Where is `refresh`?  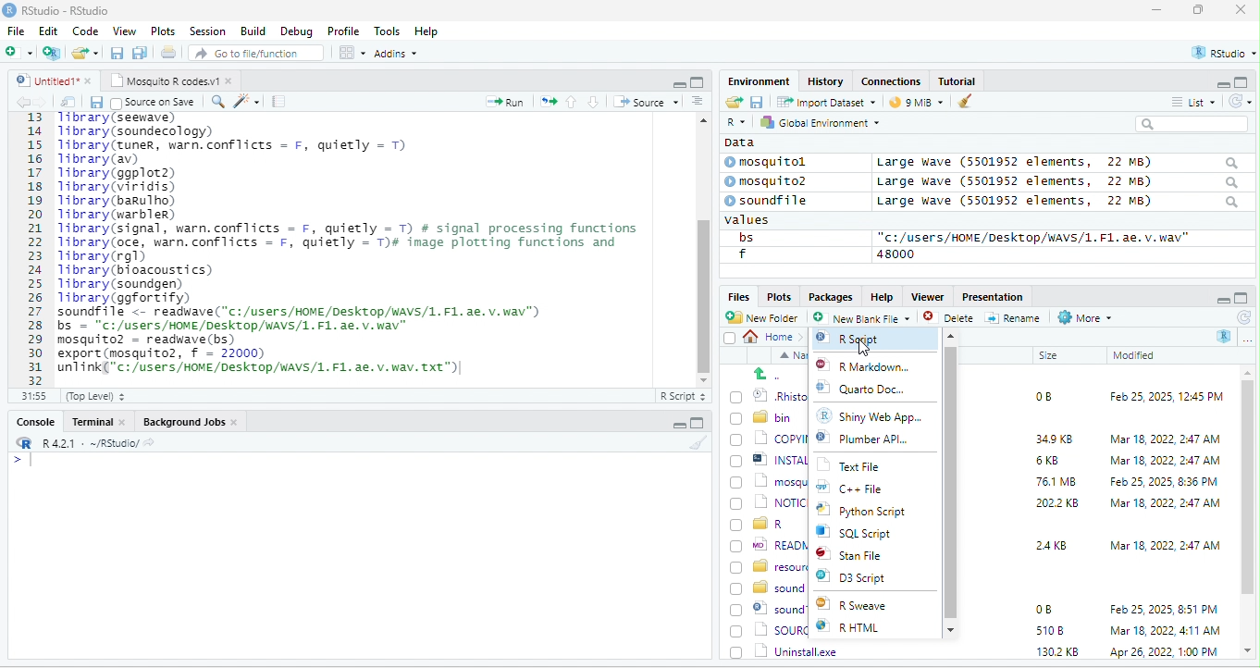 refresh is located at coordinates (1242, 317).